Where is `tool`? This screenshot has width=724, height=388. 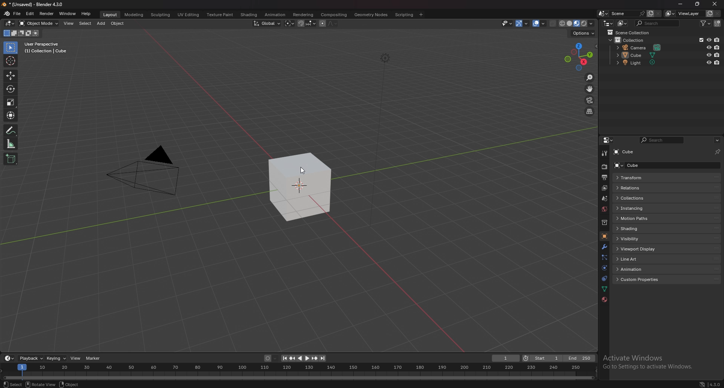
tool is located at coordinates (604, 153).